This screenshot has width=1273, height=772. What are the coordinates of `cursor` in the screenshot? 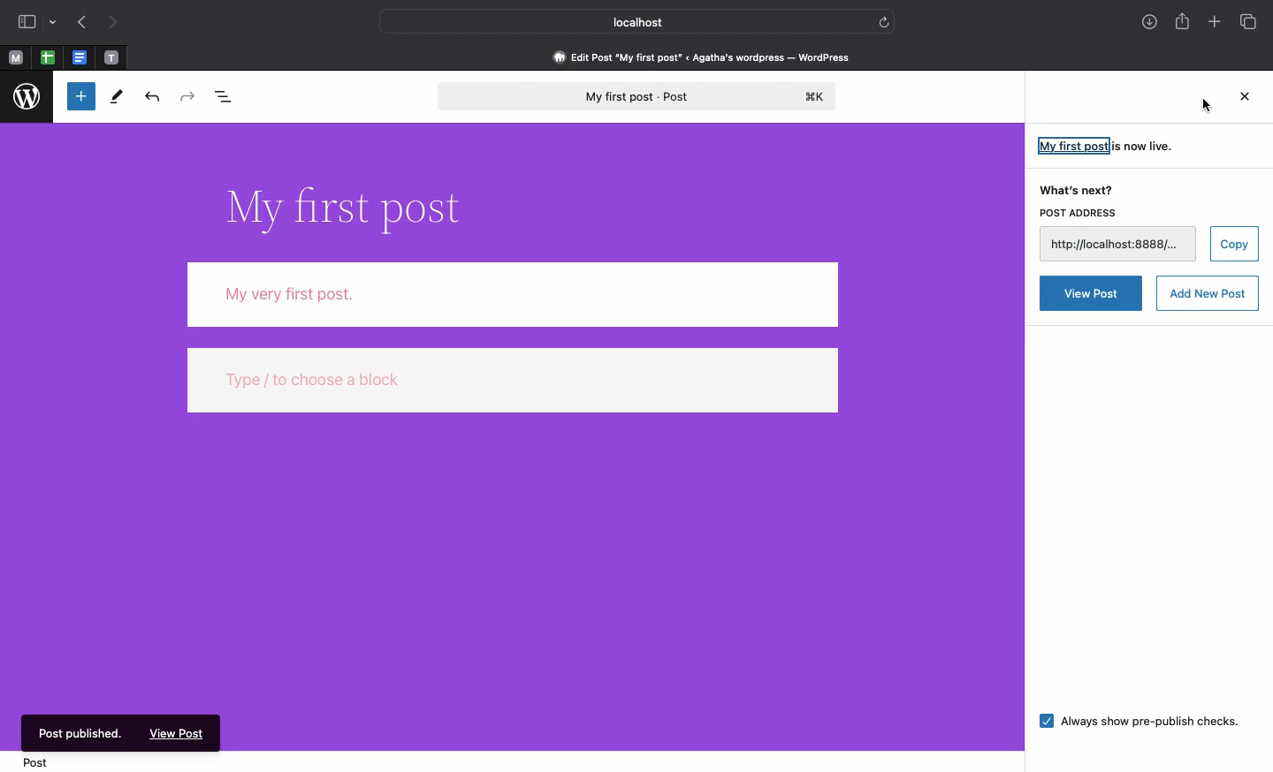 It's located at (1205, 107).